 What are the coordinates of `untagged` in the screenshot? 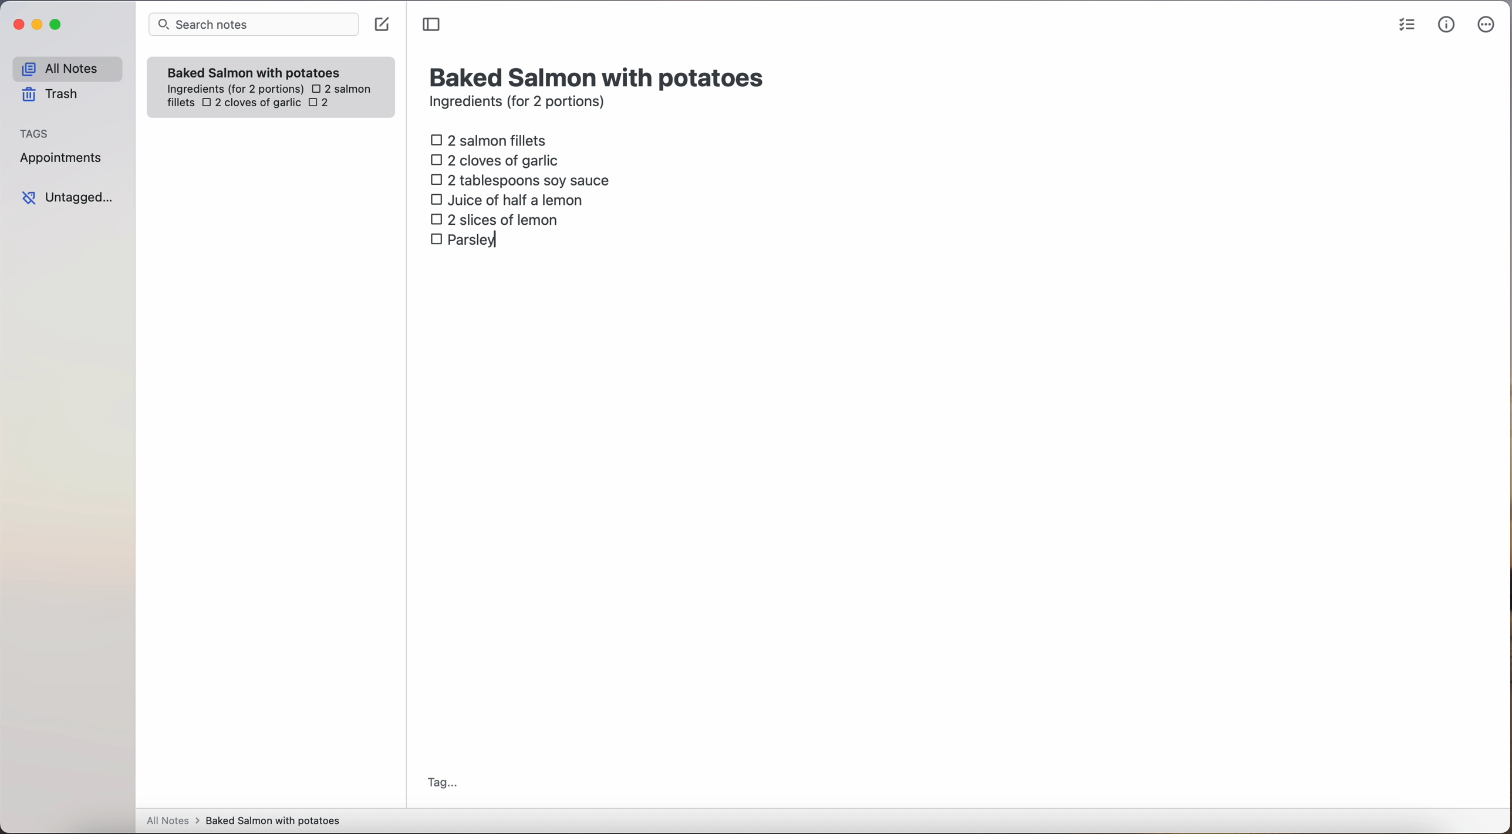 It's located at (69, 197).